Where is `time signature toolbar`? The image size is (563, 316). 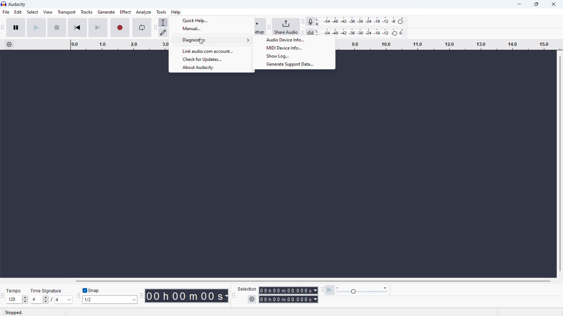 time signature toolbar is located at coordinates (3, 296).